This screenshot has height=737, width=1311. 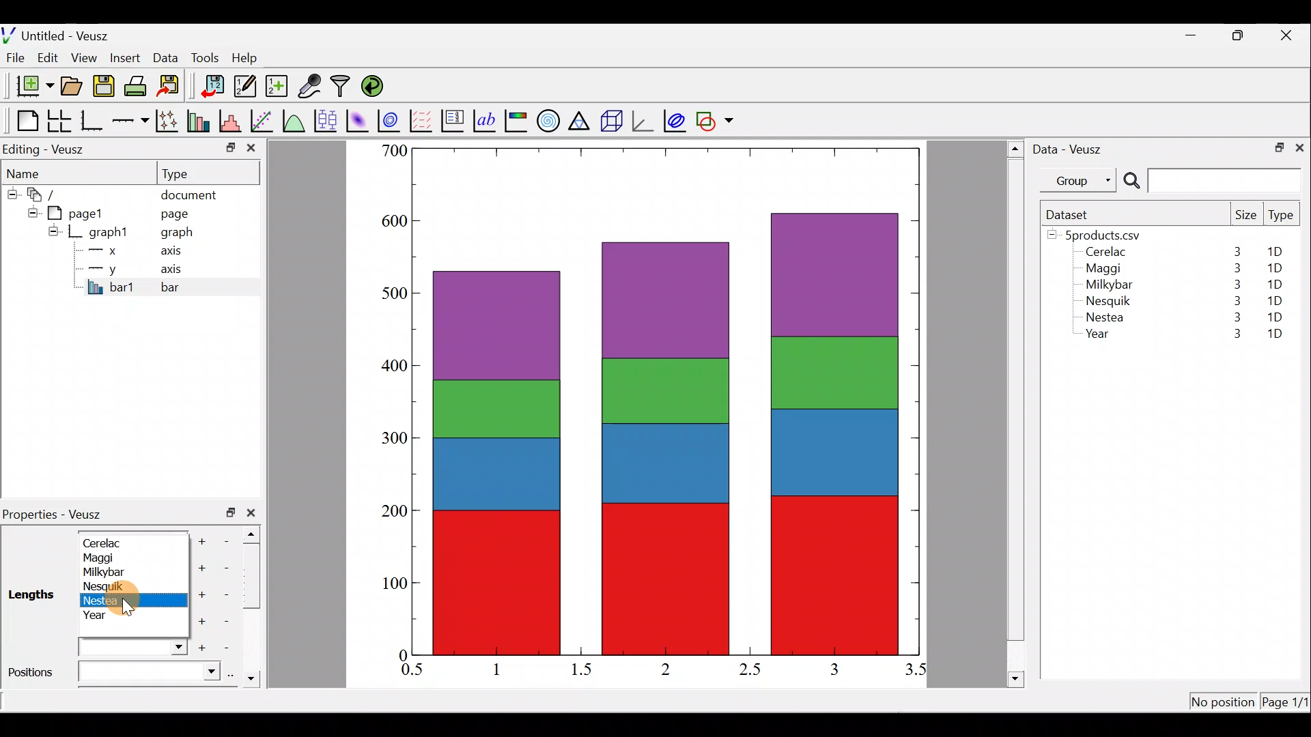 I want to click on New document, so click(x=29, y=86).